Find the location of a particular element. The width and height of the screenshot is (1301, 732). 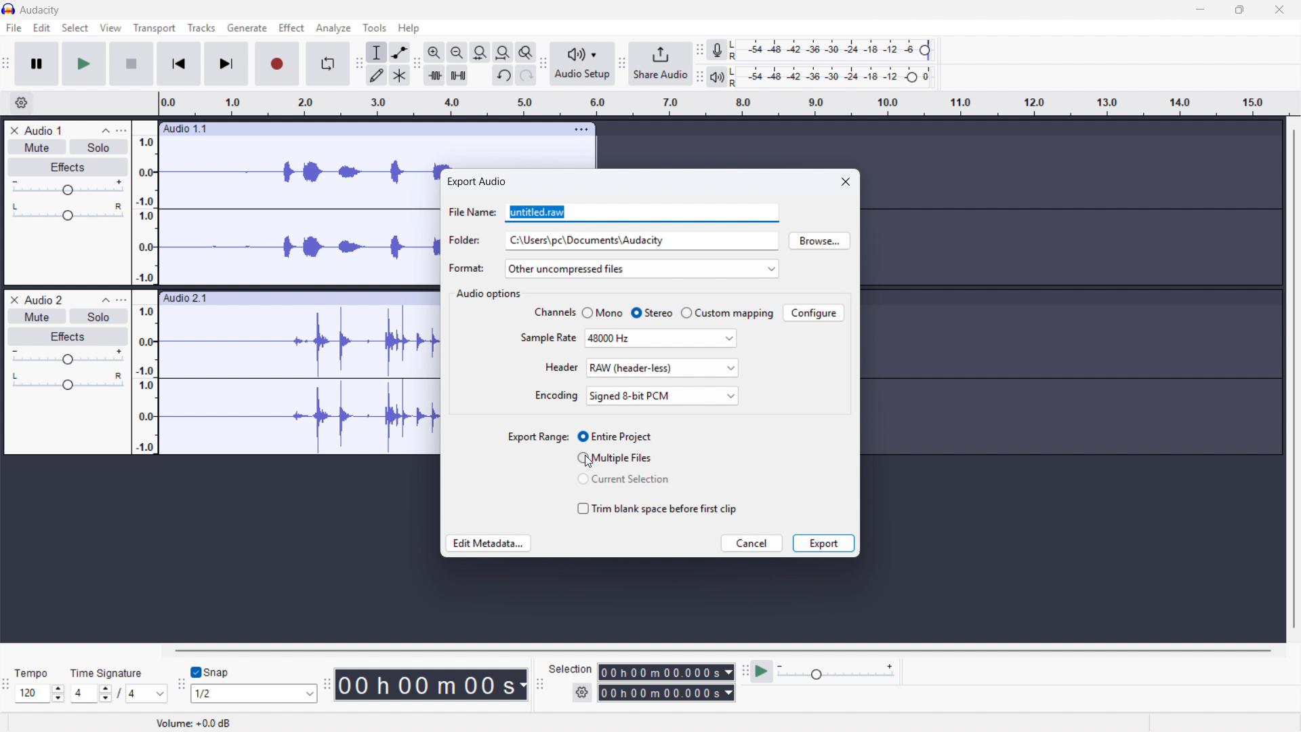

Pan: centre is located at coordinates (68, 382).